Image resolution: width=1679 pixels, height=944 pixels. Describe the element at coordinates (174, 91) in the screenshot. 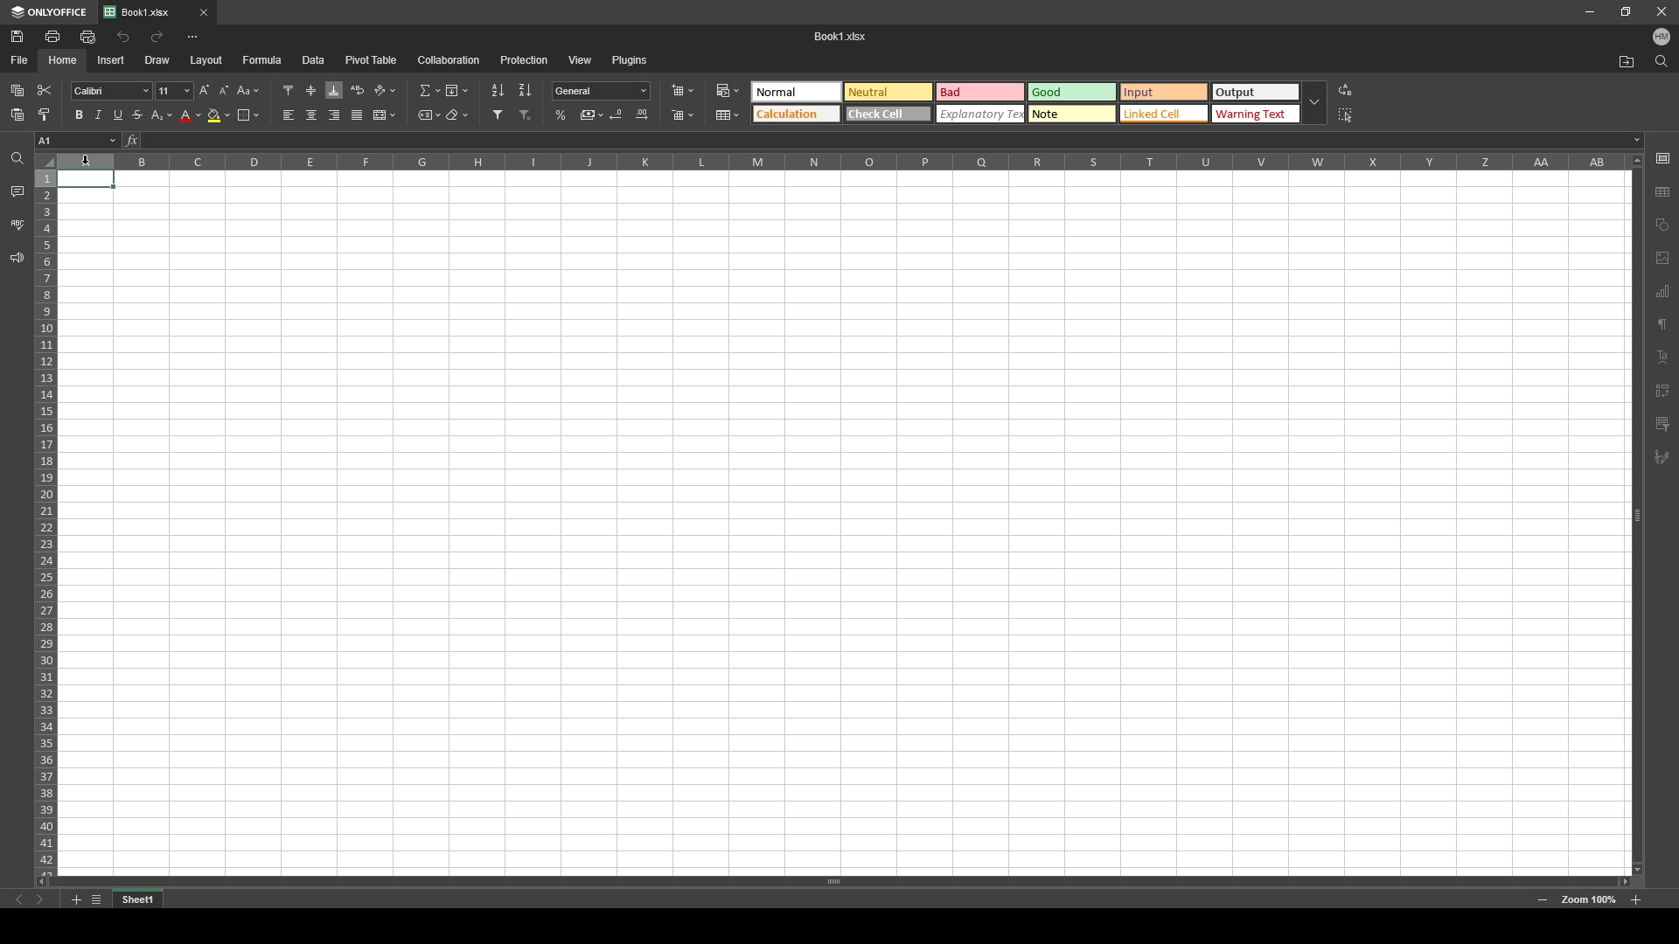

I see `font size` at that location.